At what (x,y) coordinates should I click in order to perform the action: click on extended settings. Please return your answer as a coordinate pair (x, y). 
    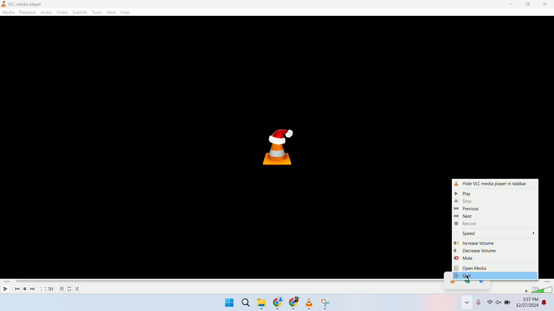
    Looking at the image, I should click on (50, 289).